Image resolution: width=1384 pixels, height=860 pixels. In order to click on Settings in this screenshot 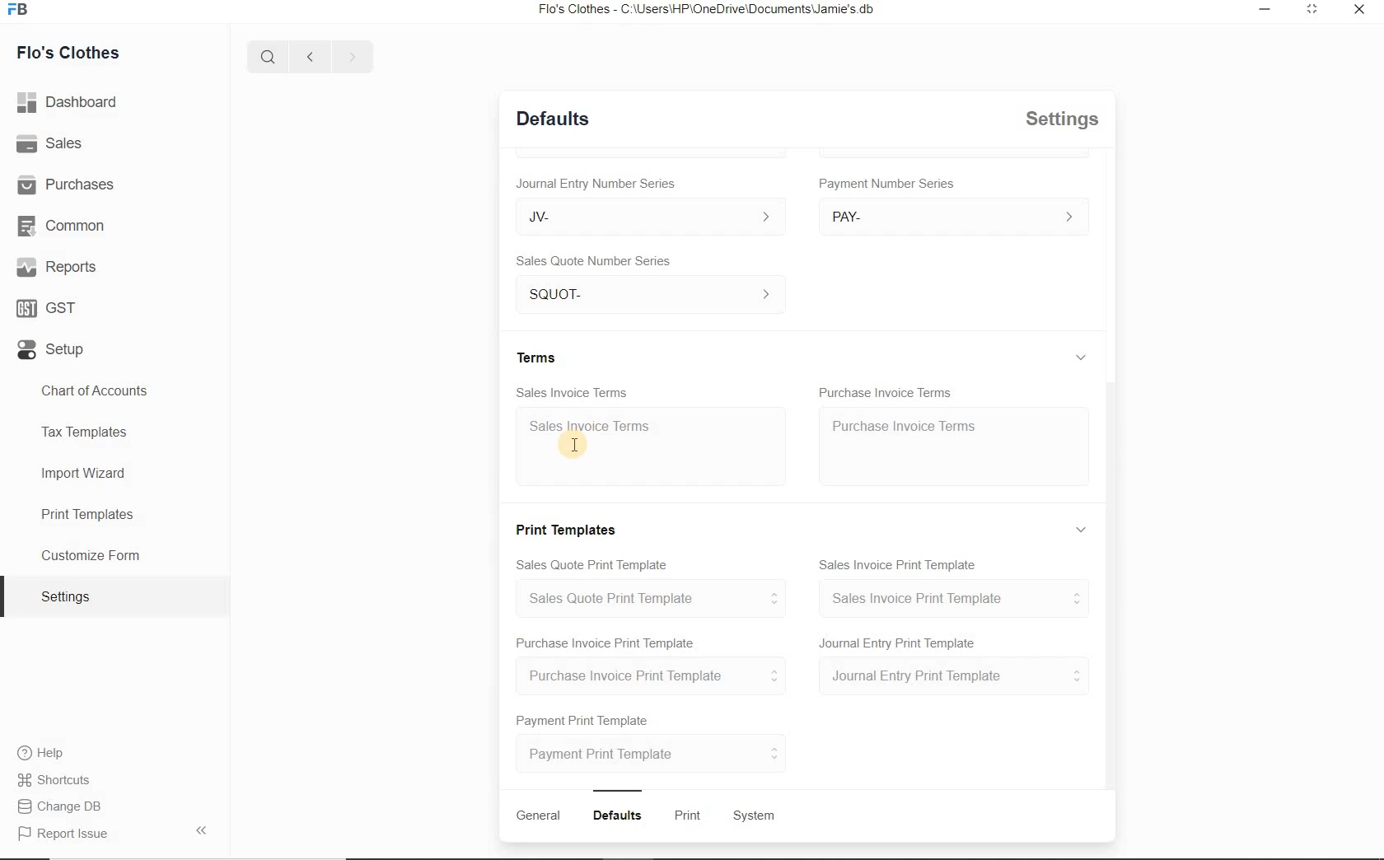, I will do `click(1064, 119)`.